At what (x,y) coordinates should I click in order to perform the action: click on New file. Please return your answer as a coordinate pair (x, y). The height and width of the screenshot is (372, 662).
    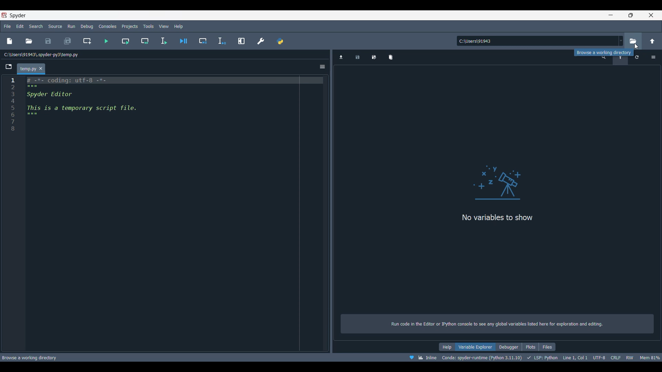
    Looking at the image, I should click on (9, 41).